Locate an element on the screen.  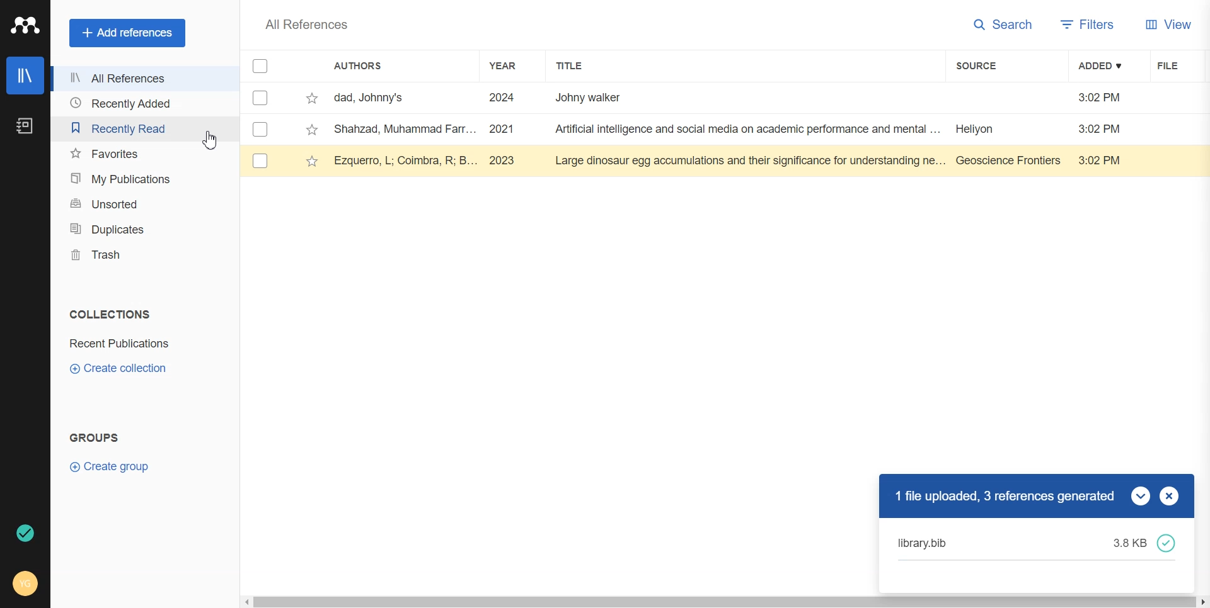
Groups is located at coordinates (96, 437).